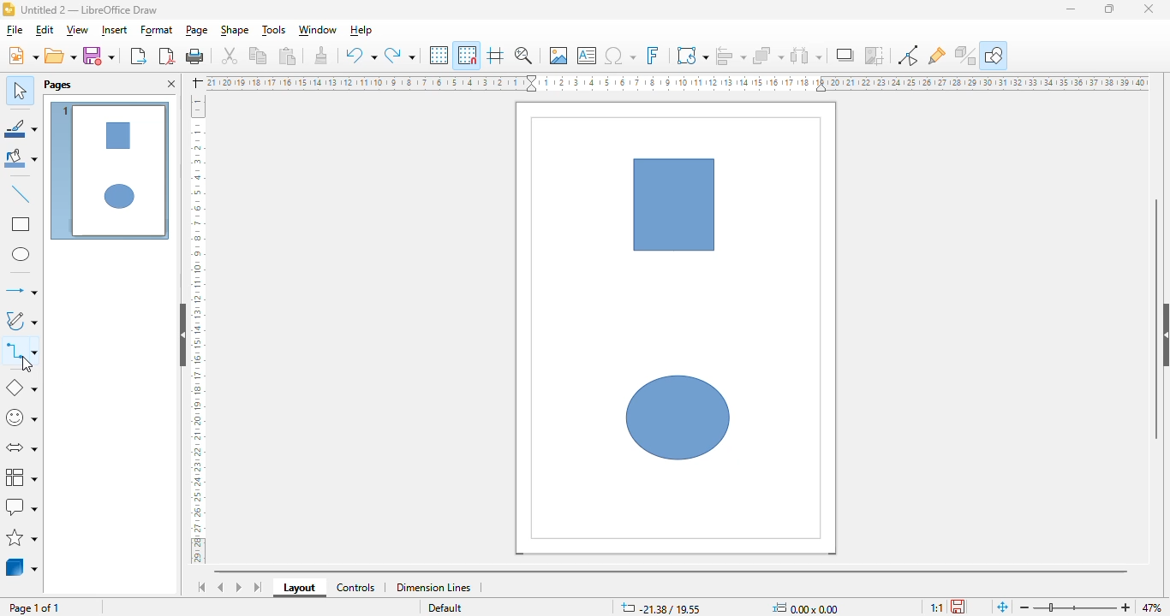  What do you see at coordinates (653, 56) in the screenshot?
I see `insert fontwork text` at bounding box center [653, 56].